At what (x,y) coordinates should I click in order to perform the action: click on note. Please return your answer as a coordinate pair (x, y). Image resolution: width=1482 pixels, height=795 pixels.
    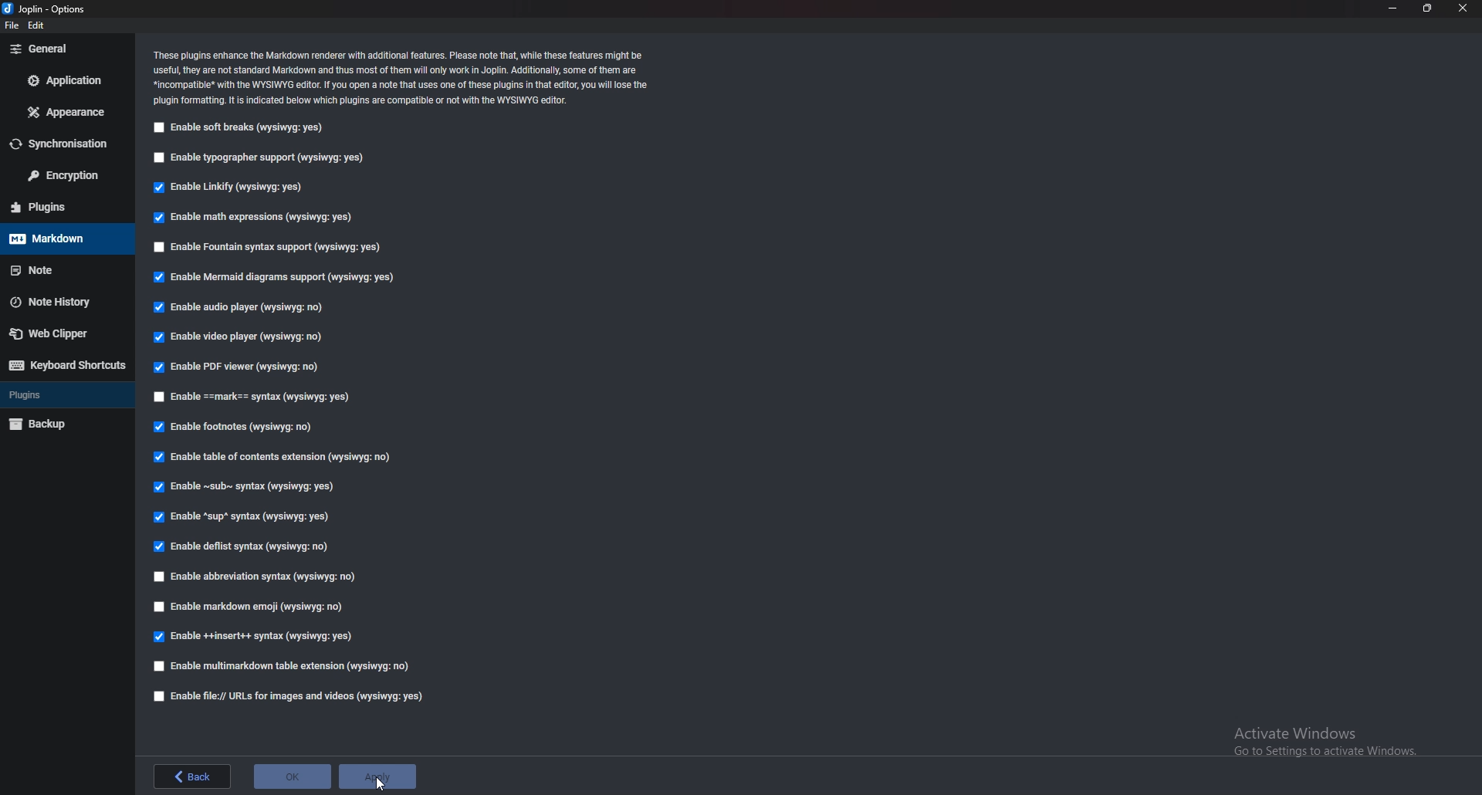
    Looking at the image, I should click on (61, 271).